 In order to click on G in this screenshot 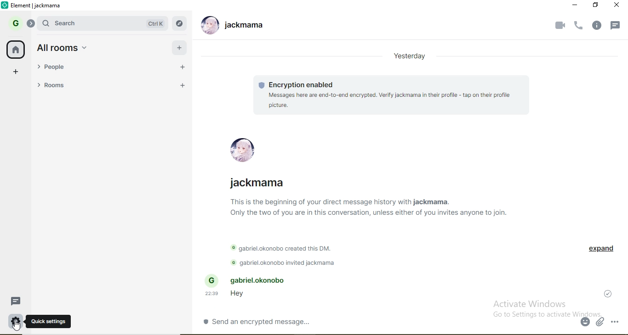, I will do `click(14, 24)`.